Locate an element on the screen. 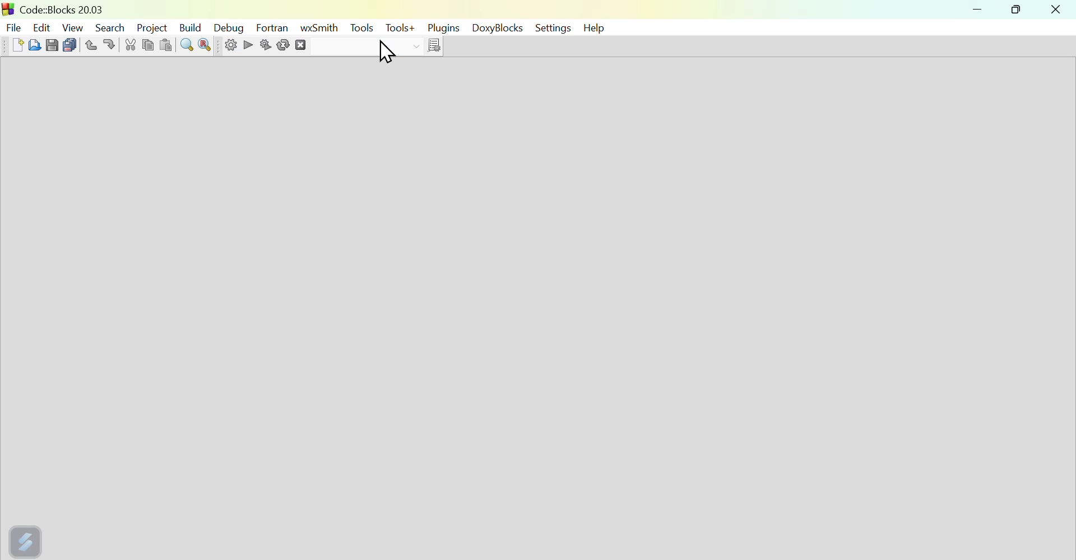  Settings is located at coordinates (225, 47).